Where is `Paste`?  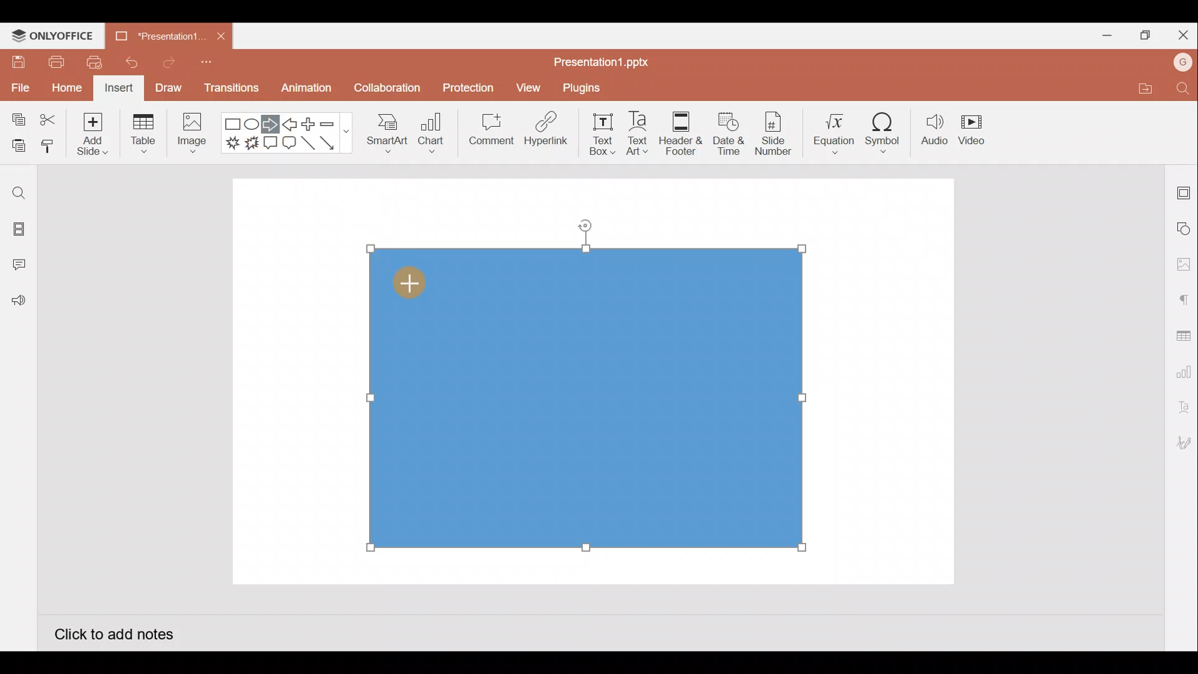
Paste is located at coordinates (16, 147).